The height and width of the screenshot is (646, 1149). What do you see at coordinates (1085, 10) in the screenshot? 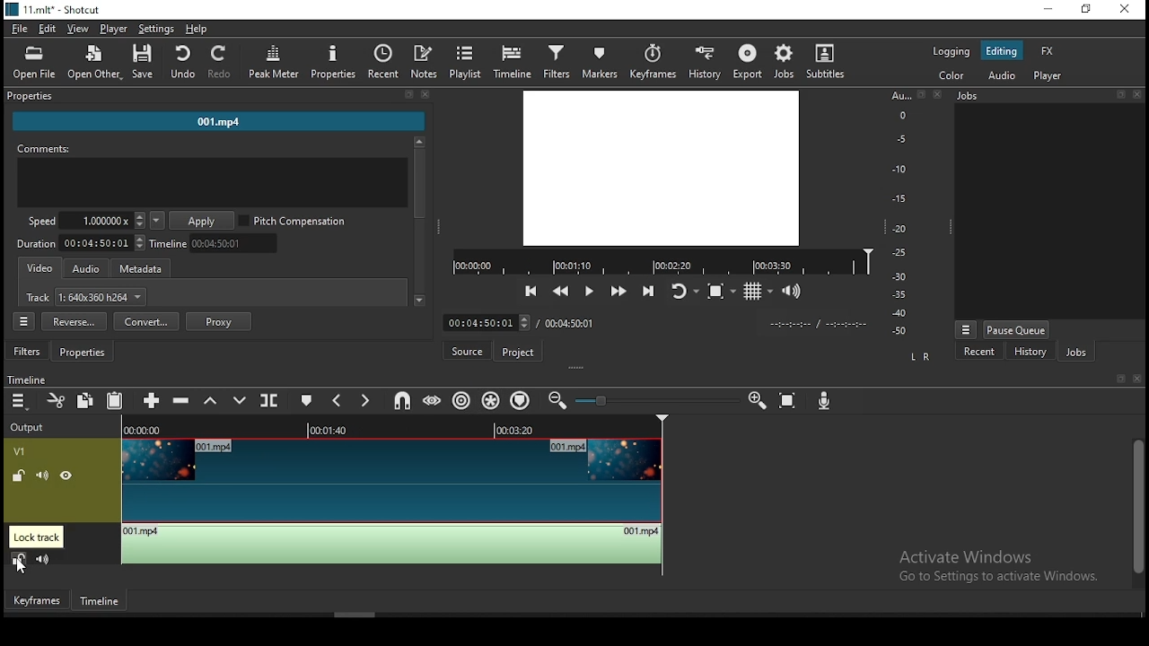
I see `restore` at bounding box center [1085, 10].